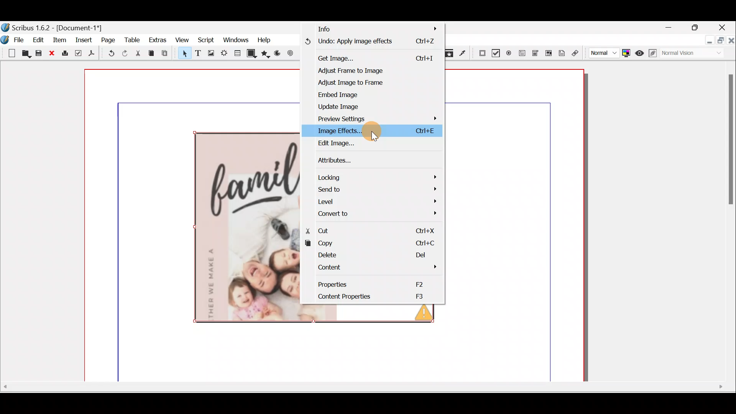 The height and width of the screenshot is (414, 736). What do you see at coordinates (369, 43) in the screenshot?
I see `Undo` at bounding box center [369, 43].